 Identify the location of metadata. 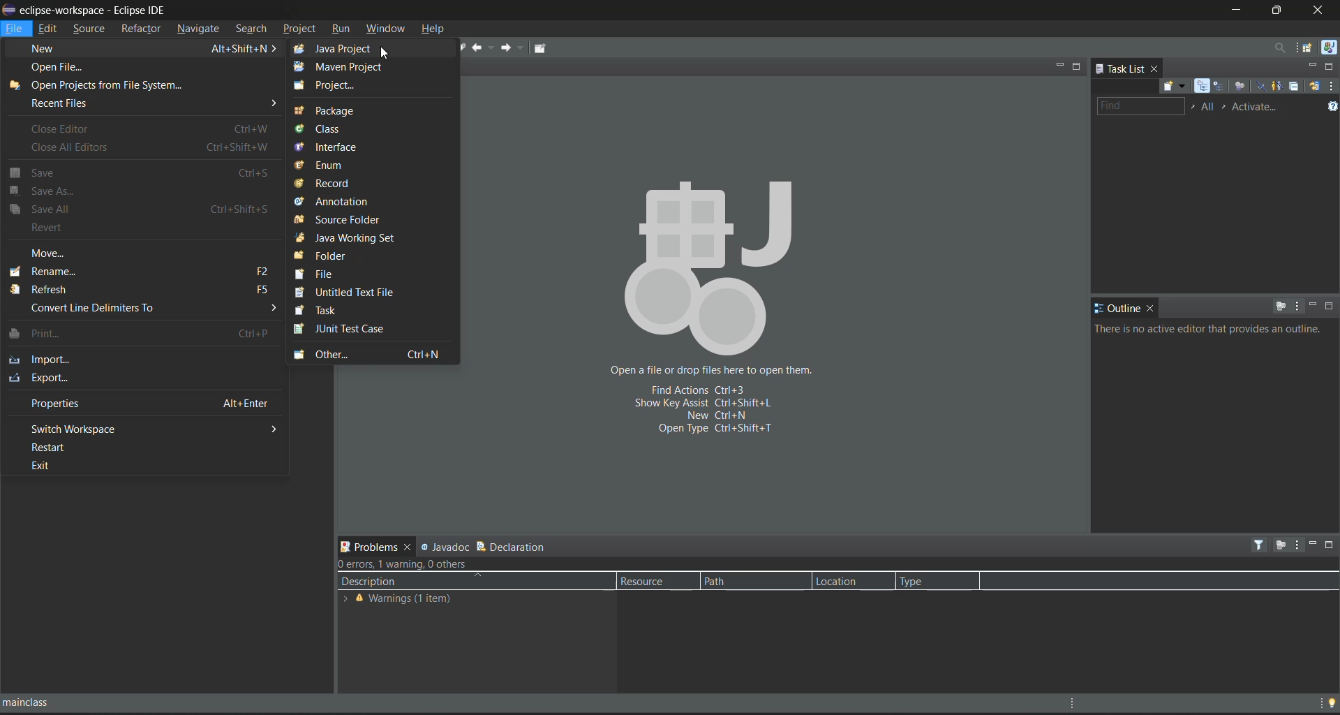
(417, 565).